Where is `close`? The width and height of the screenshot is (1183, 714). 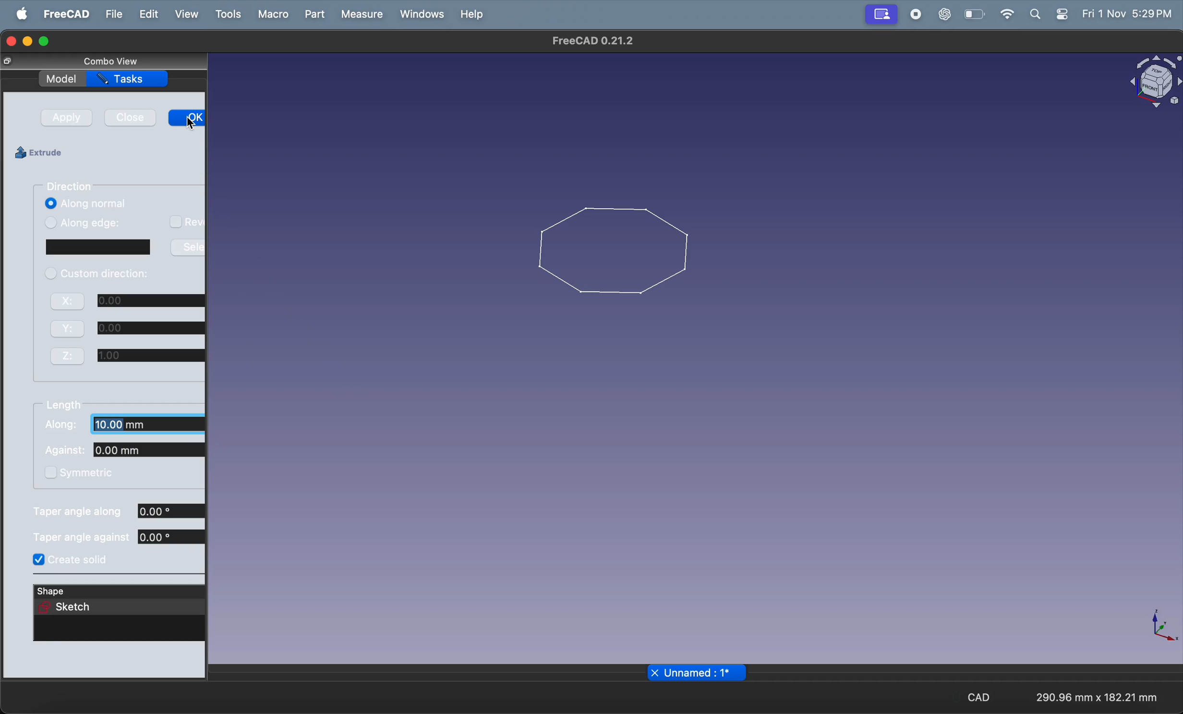 close is located at coordinates (134, 119).